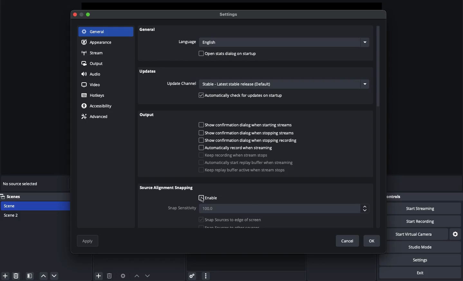  What do you see at coordinates (205, 275) in the screenshot?
I see `More` at bounding box center [205, 275].